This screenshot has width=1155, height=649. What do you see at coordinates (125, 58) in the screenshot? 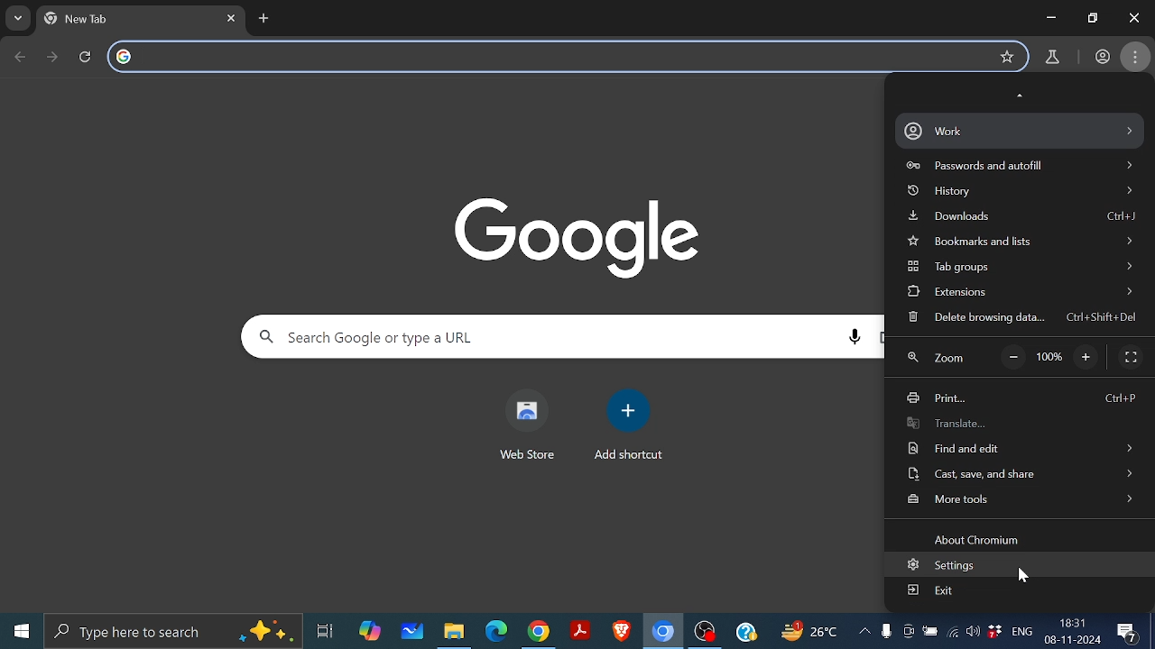
I see `google logo` at bounding box center [125, 58].